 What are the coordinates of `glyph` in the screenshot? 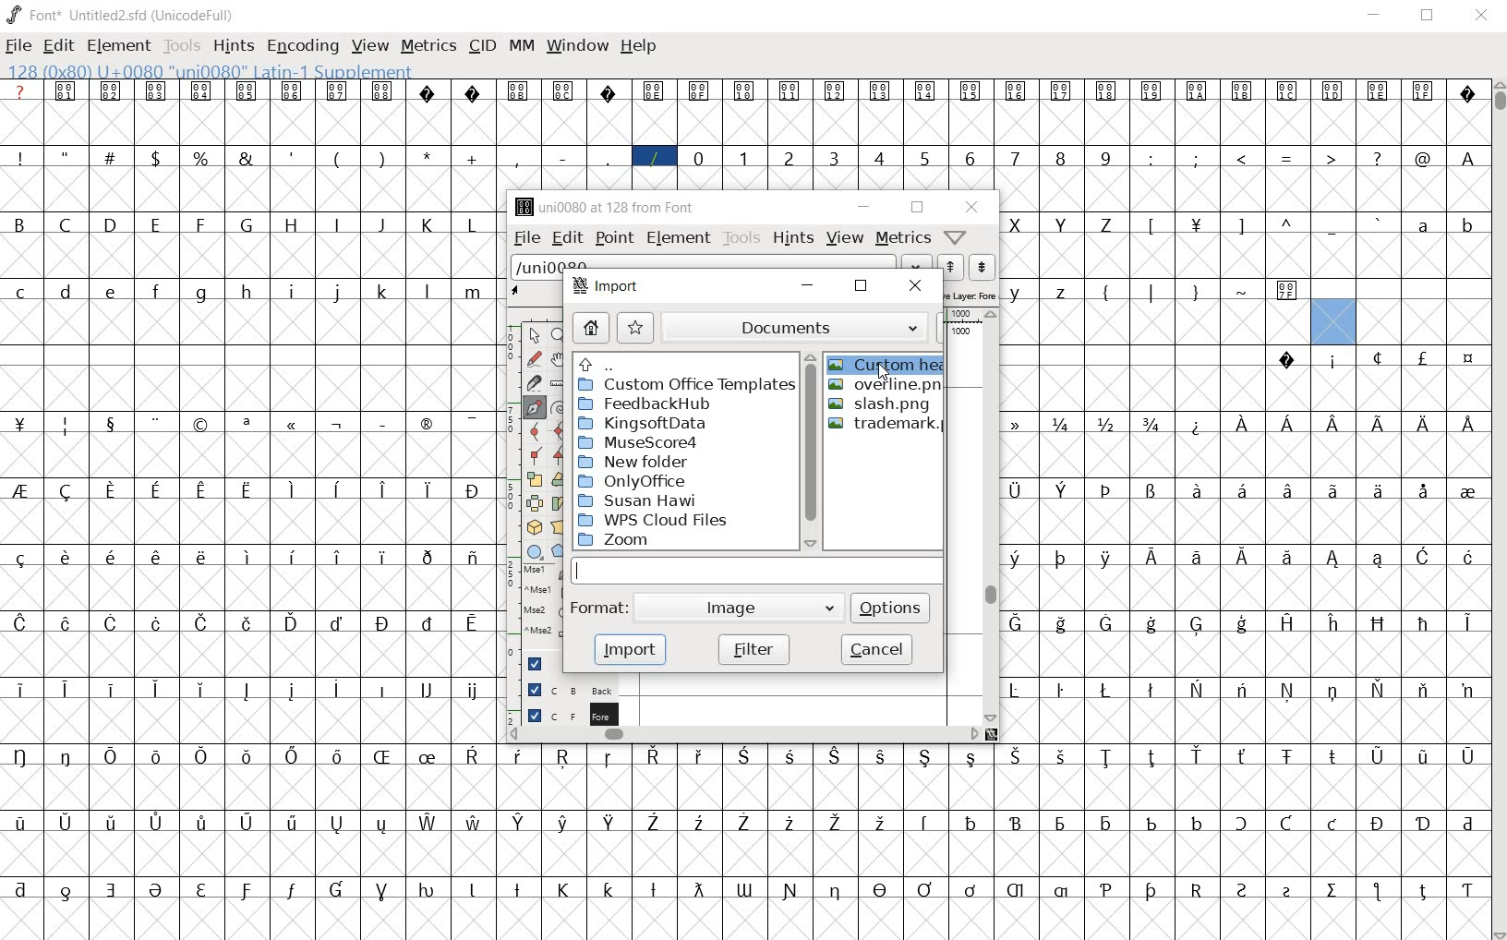 It's located at (698, 889).